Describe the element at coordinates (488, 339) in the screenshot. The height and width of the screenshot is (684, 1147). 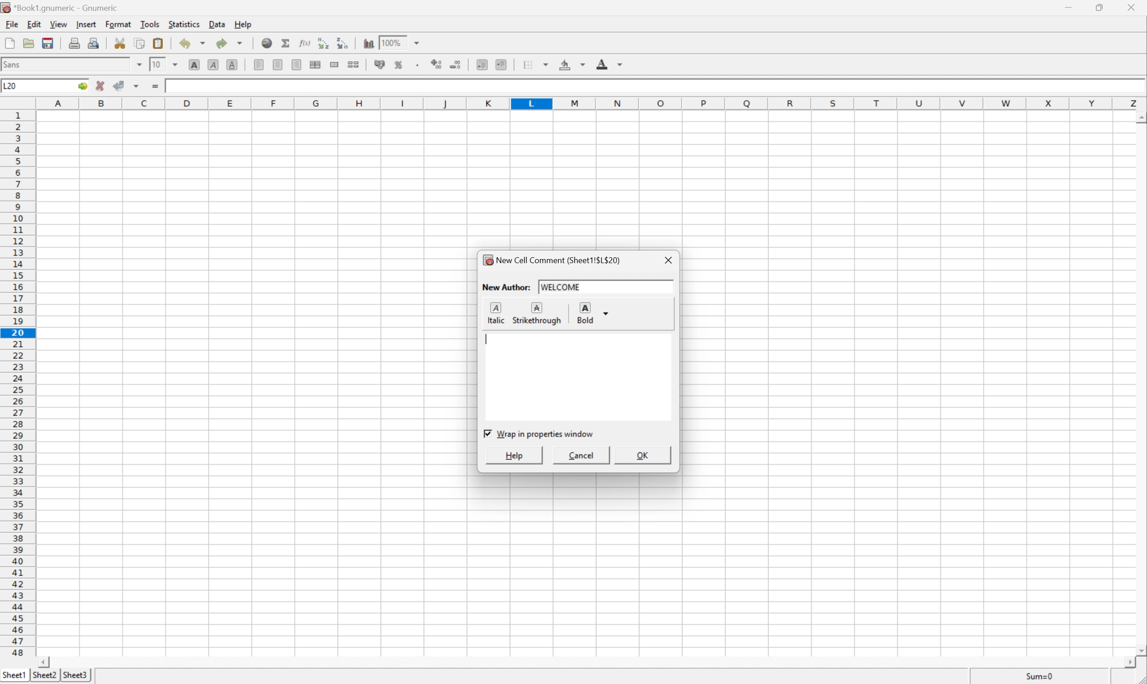
I see `Typing Cursor` at that location.